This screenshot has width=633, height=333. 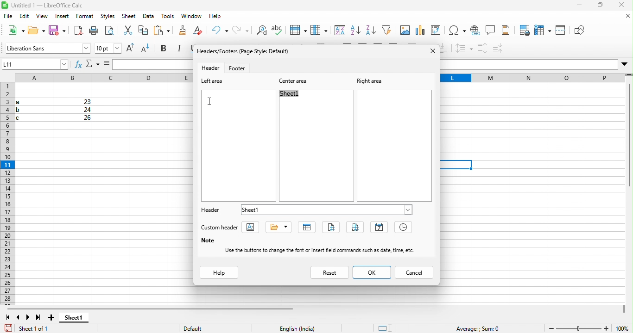 What do you see at coordinates (167, 18) in the screenshot?
I see `tools` at bounding box center [167, 18].